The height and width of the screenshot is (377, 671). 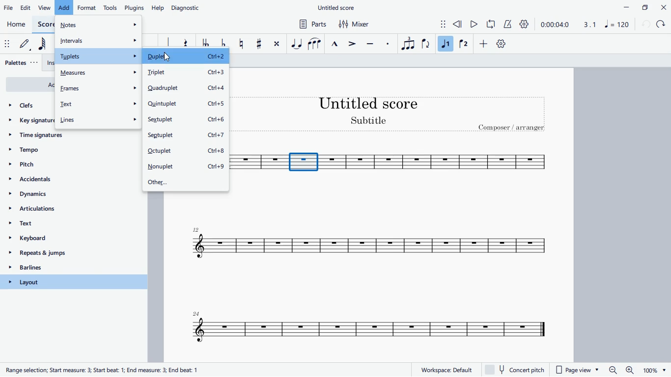 I want to click on toggle natural, so click(x=242, y=43).